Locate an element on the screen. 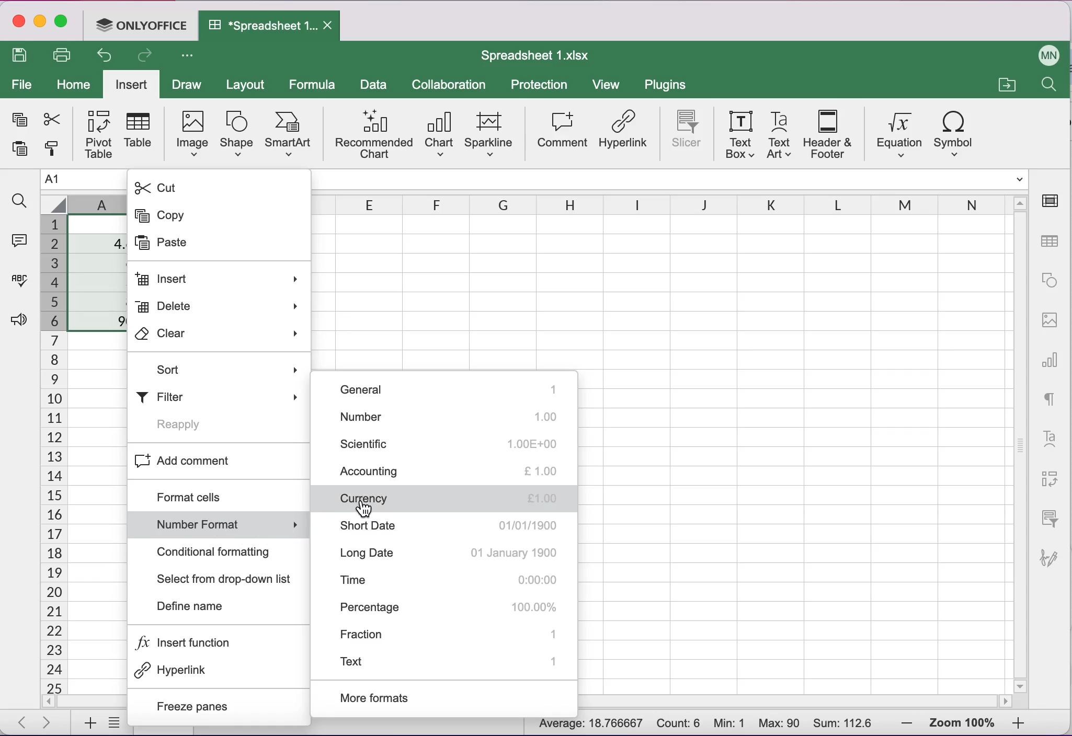 The width and height of the screenshot is (1072, 736). copy is located at coordinates (18, 120).